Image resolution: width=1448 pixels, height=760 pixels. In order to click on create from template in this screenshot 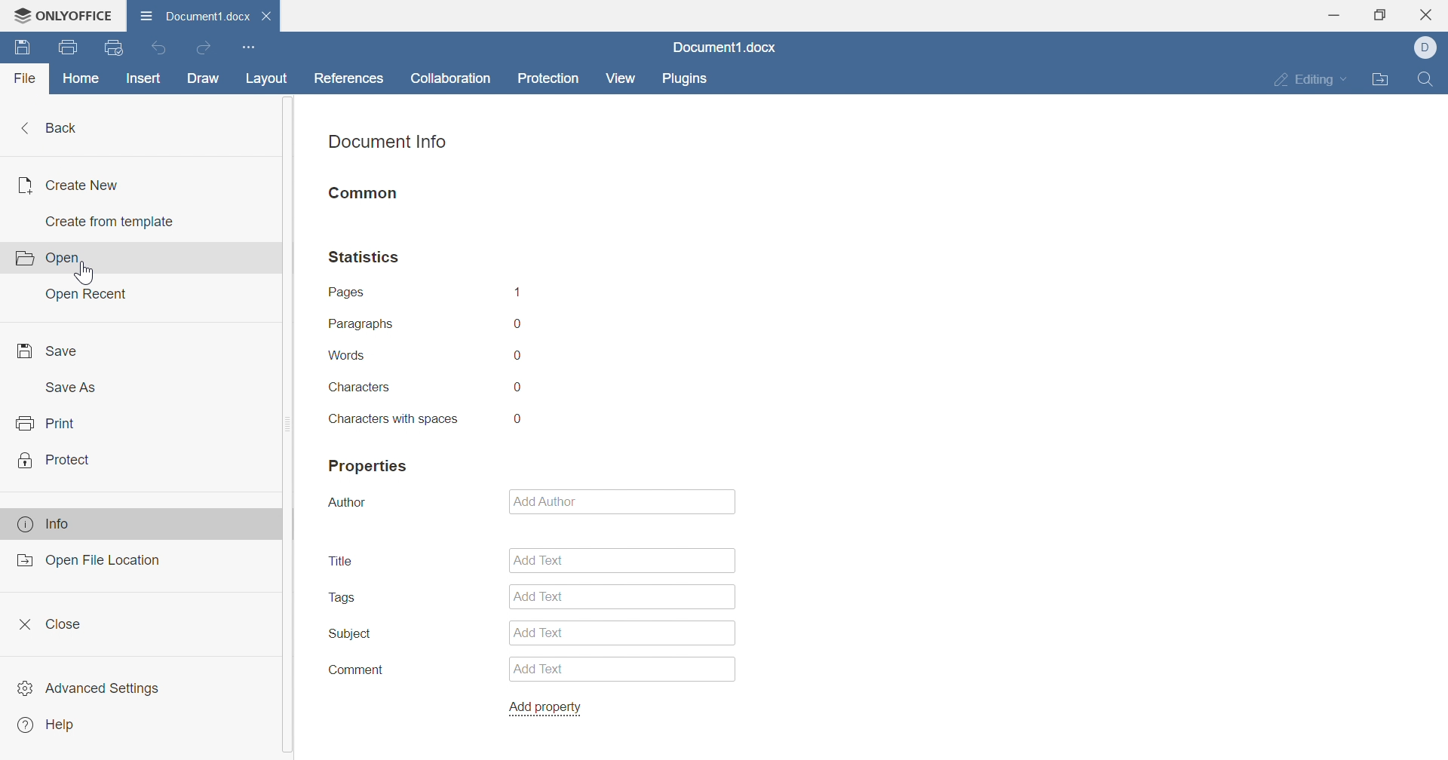, I will do `click(109, 222)`.